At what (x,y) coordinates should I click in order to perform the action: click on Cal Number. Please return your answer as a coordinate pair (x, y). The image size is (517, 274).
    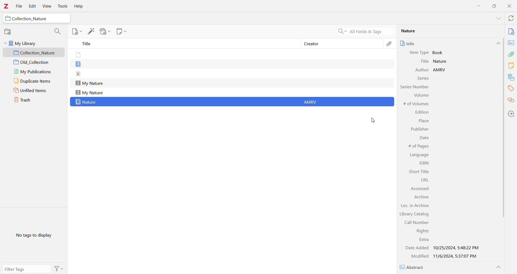
    Looking at the image, I should click on (414, 223).